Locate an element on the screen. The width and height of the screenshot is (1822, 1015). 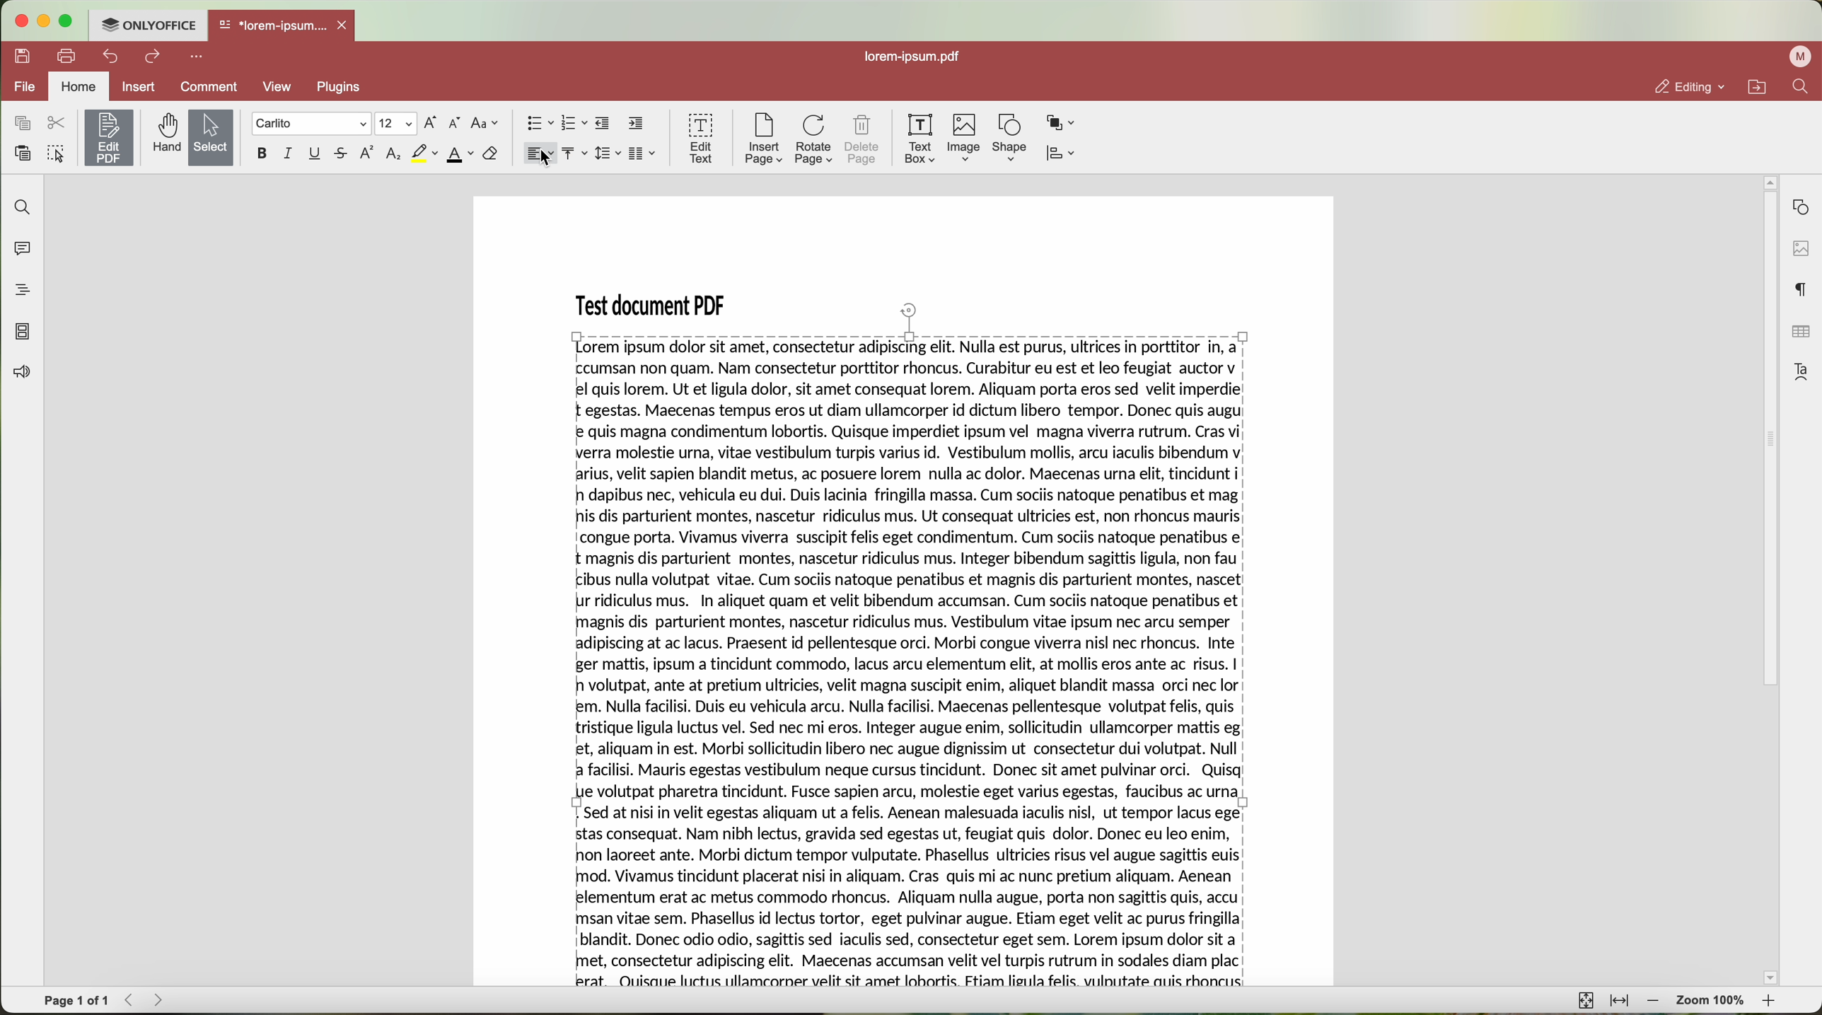
scroll bar is located at coordinates (1765, 584).